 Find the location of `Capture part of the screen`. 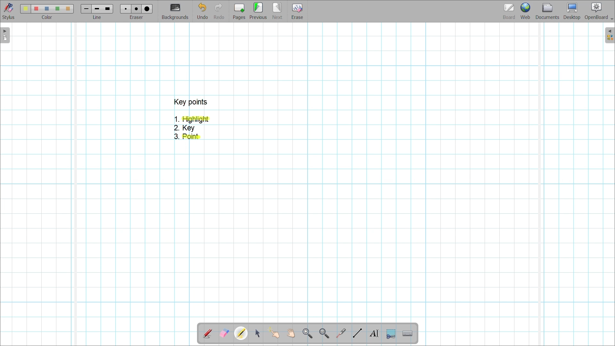

Capture part of the screen is located at coordinates (391, 334).